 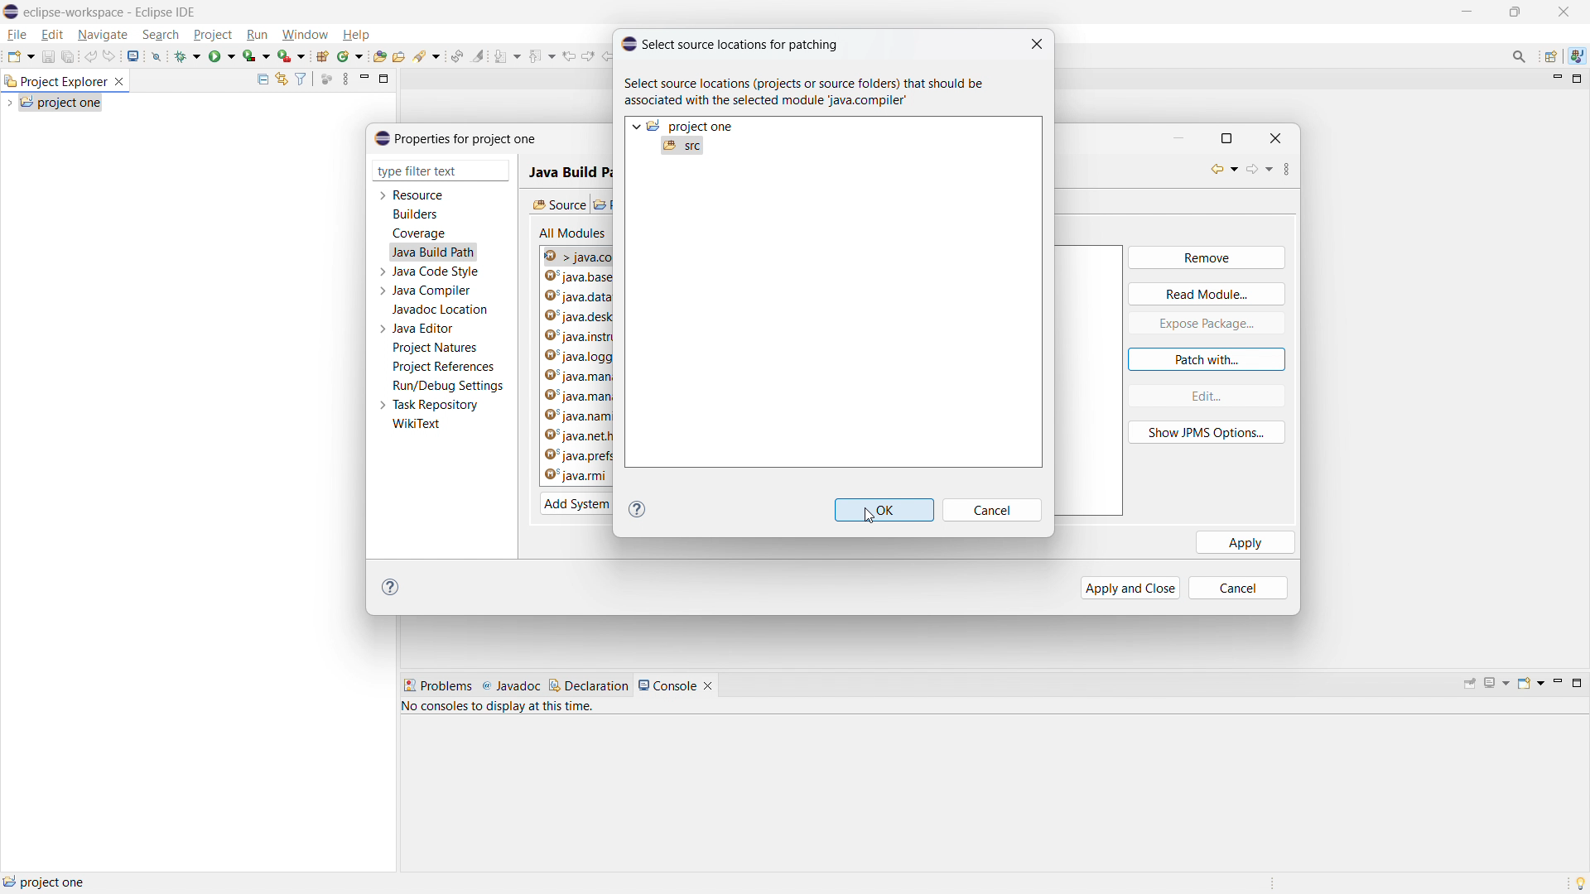 I want to click on project one, so click(x=46, y=882).